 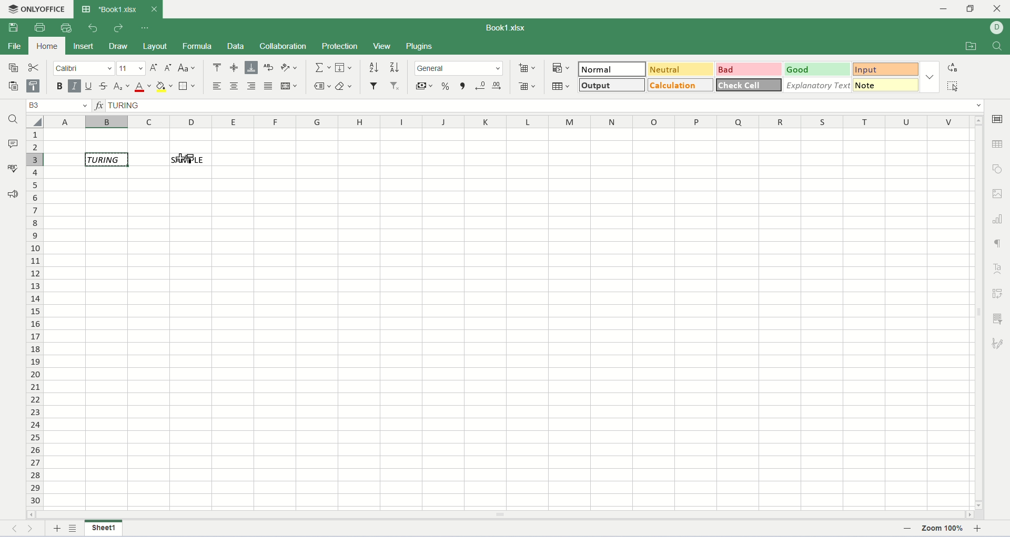 I want to click on print, so click(x=42, y=27).